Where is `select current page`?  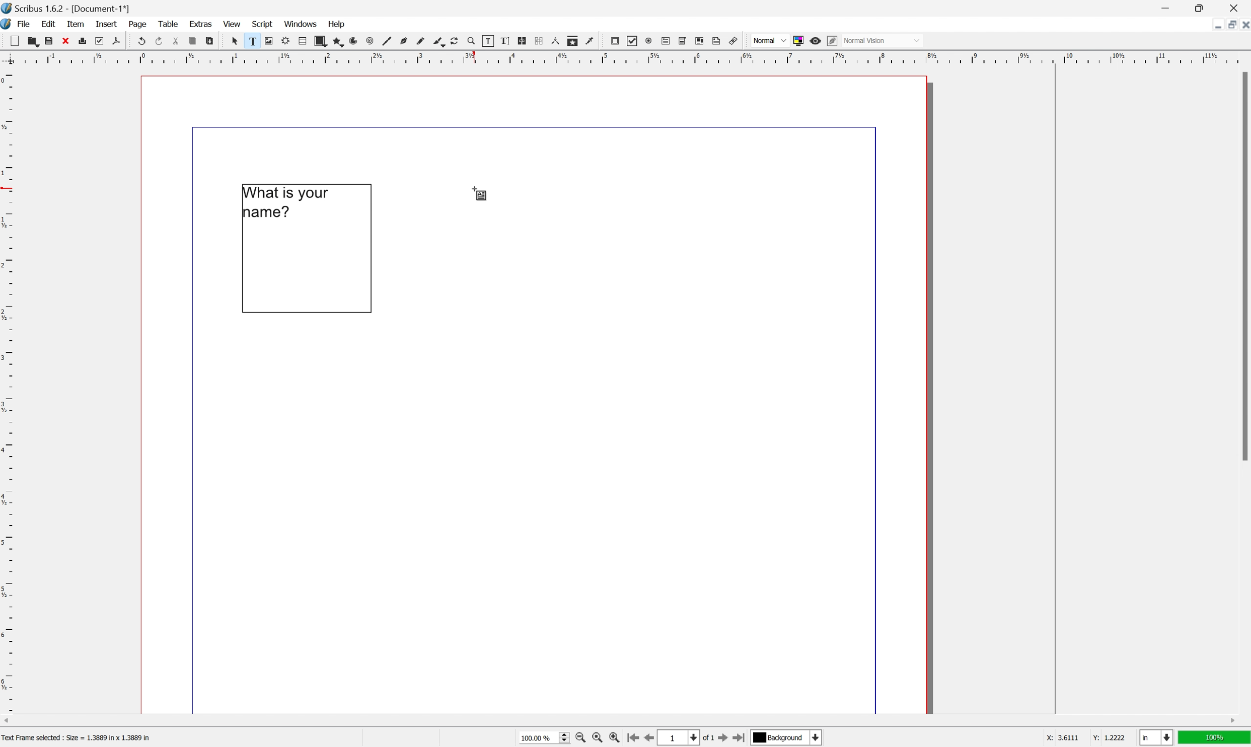
select current page is located at coordinates (688, 738).